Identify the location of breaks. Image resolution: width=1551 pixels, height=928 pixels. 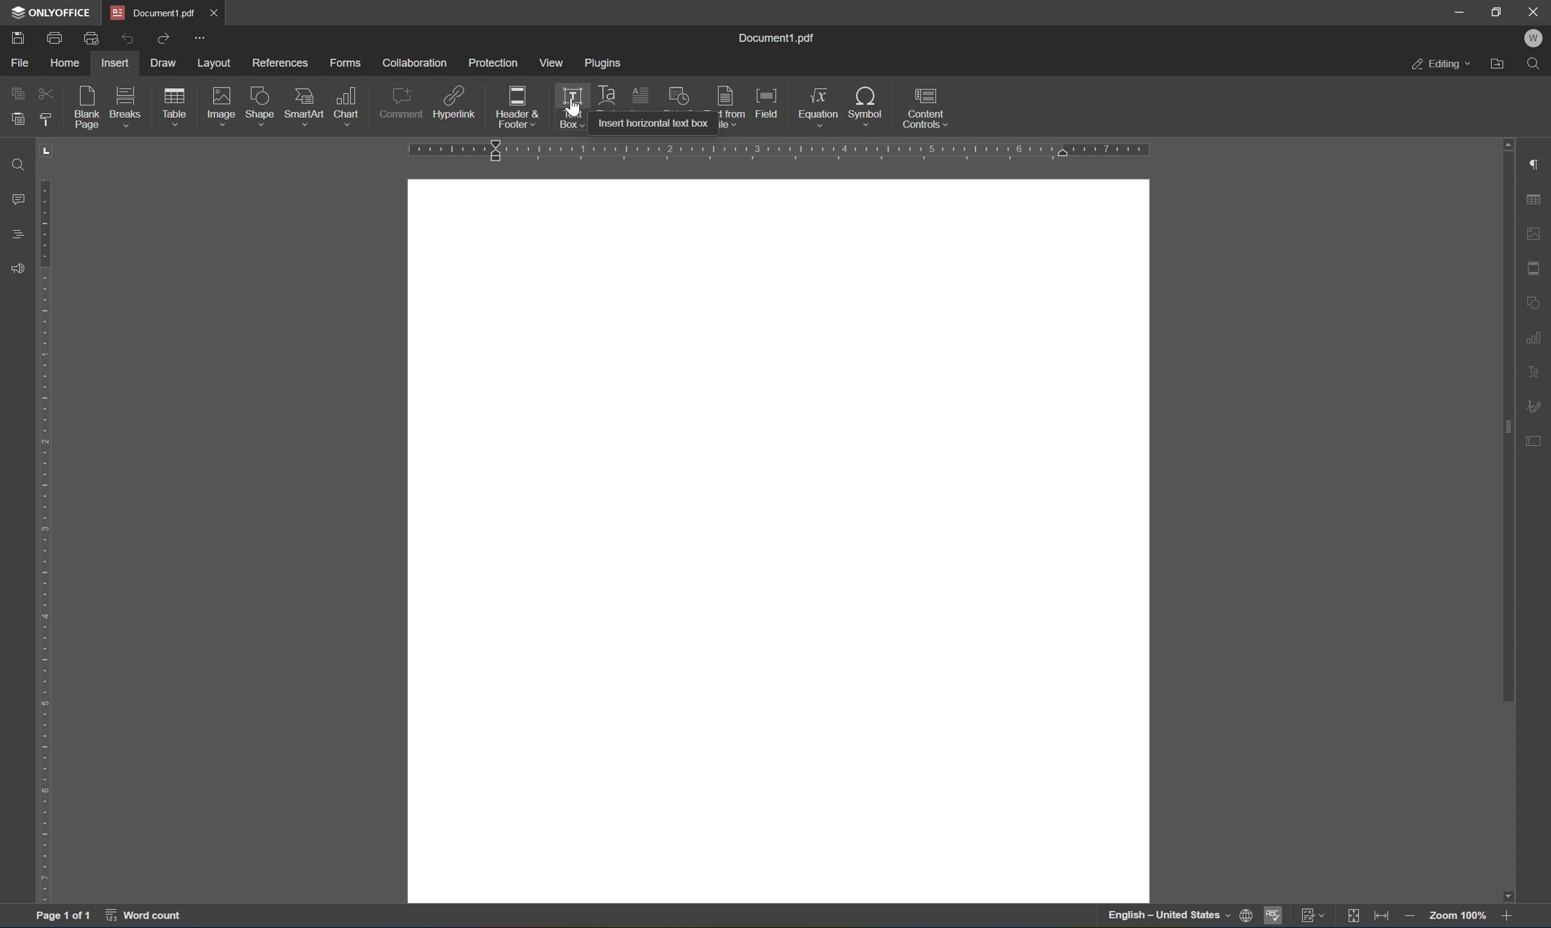
(129, 106).